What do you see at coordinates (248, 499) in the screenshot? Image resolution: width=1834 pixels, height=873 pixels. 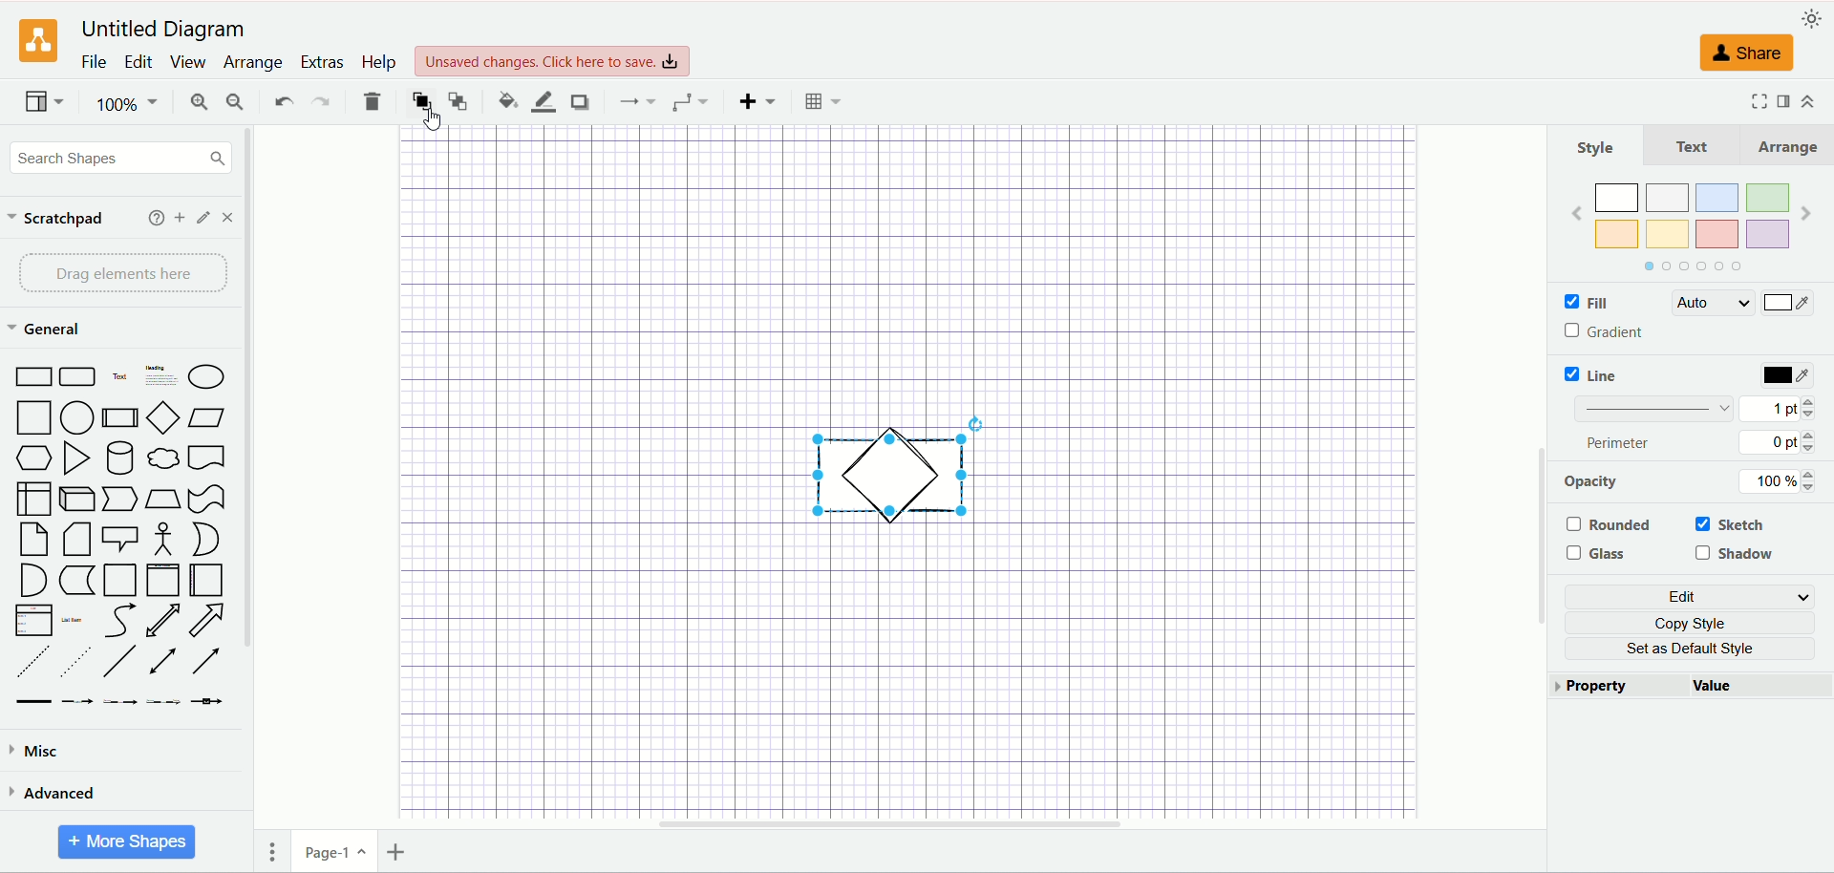 I see `vertical scroll bar` at bounding box center [248, 499].